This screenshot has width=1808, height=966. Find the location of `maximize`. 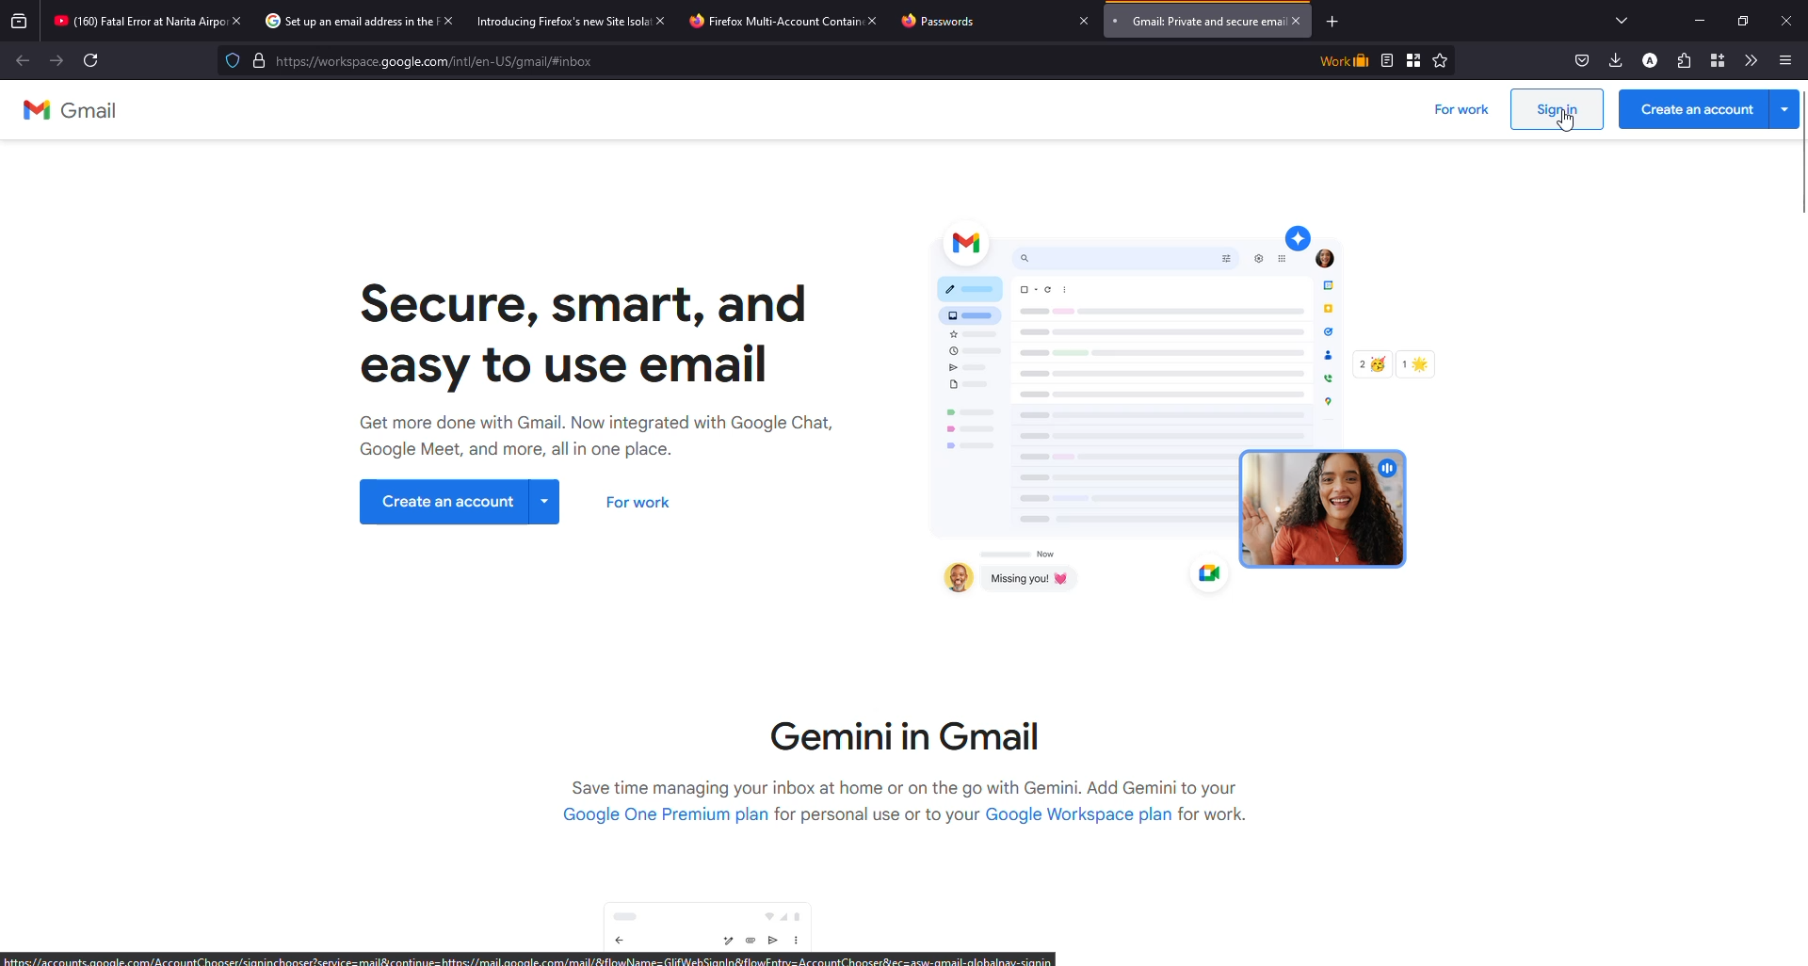

maximize is located at coordinates (1742, 18).